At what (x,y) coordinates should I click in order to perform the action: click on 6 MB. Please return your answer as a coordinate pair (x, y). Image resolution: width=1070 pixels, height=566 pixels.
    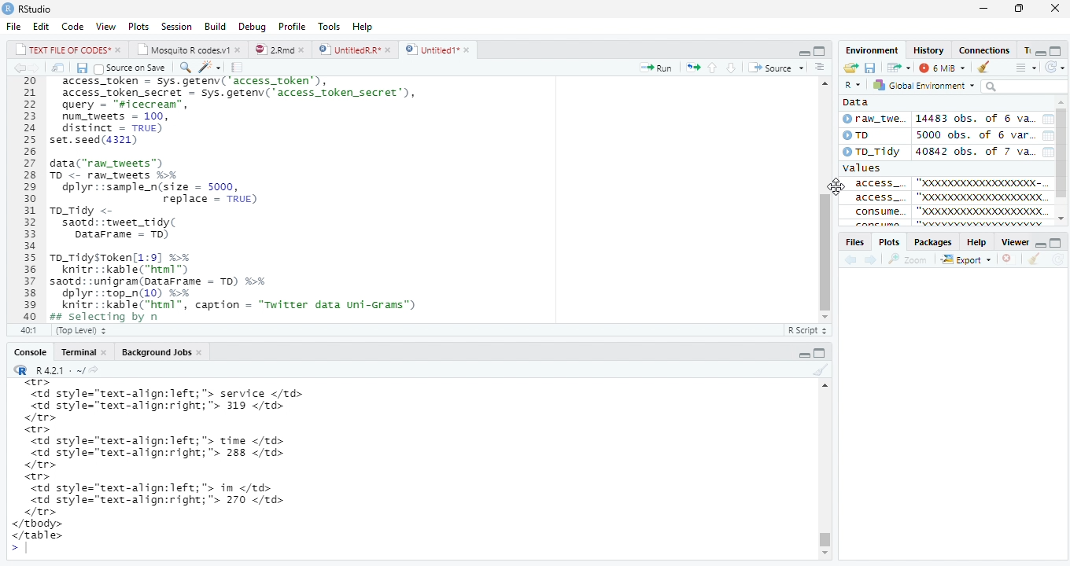
    Looking at the image, I should click on (941, 67).